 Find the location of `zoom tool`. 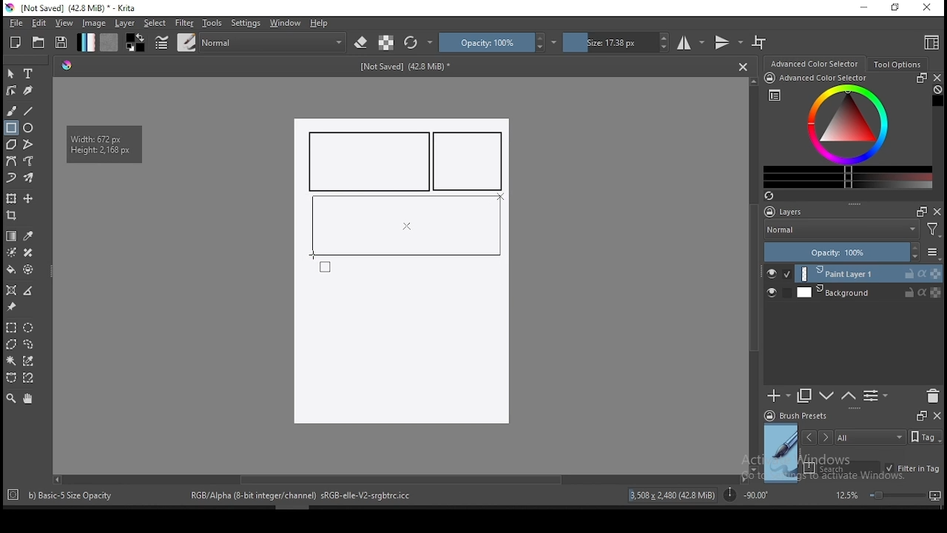

zoom tool is located at coordinates (11, 398).